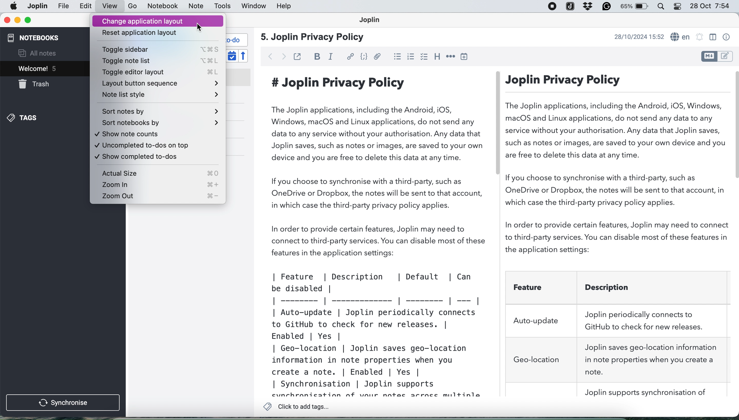 The height and width of the screenshot is (420, 739). I want to click on vertical scroll bar, so click(734, 125).